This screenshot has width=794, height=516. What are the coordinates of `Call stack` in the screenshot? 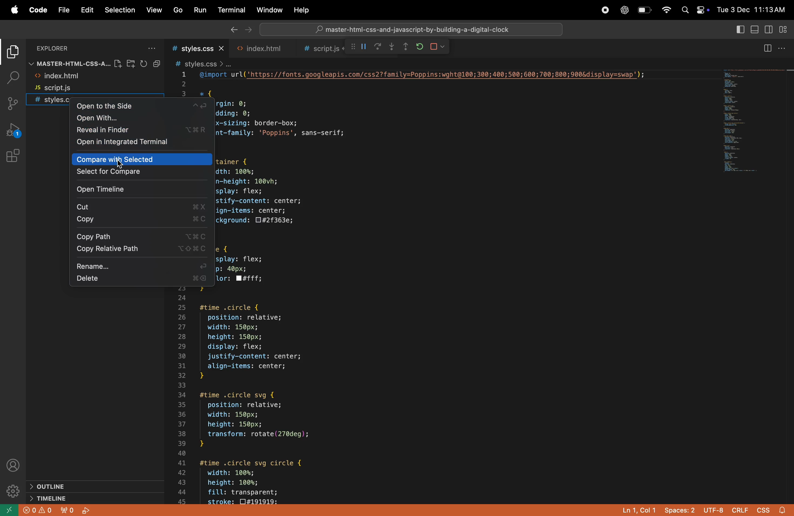 It's located at (351, 47).